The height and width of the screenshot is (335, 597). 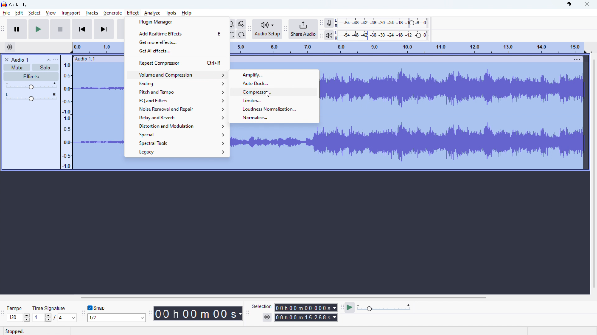 I want to click on loudness normalization, so click(x=274, y=109).